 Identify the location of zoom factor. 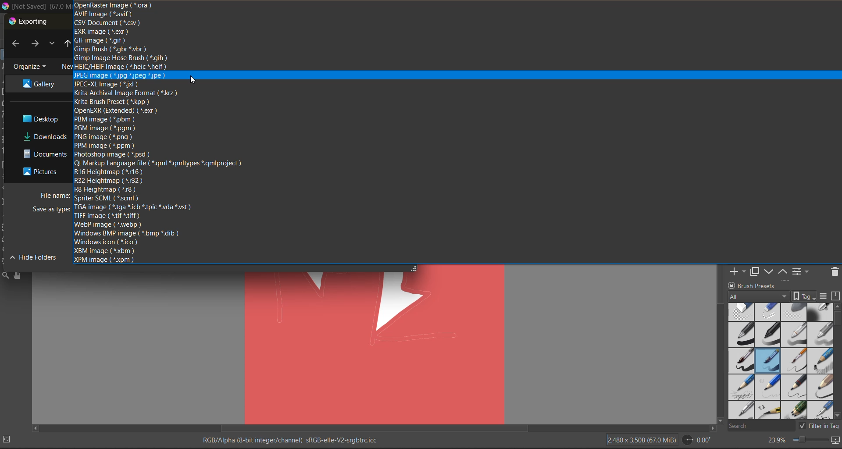
(778, 440).